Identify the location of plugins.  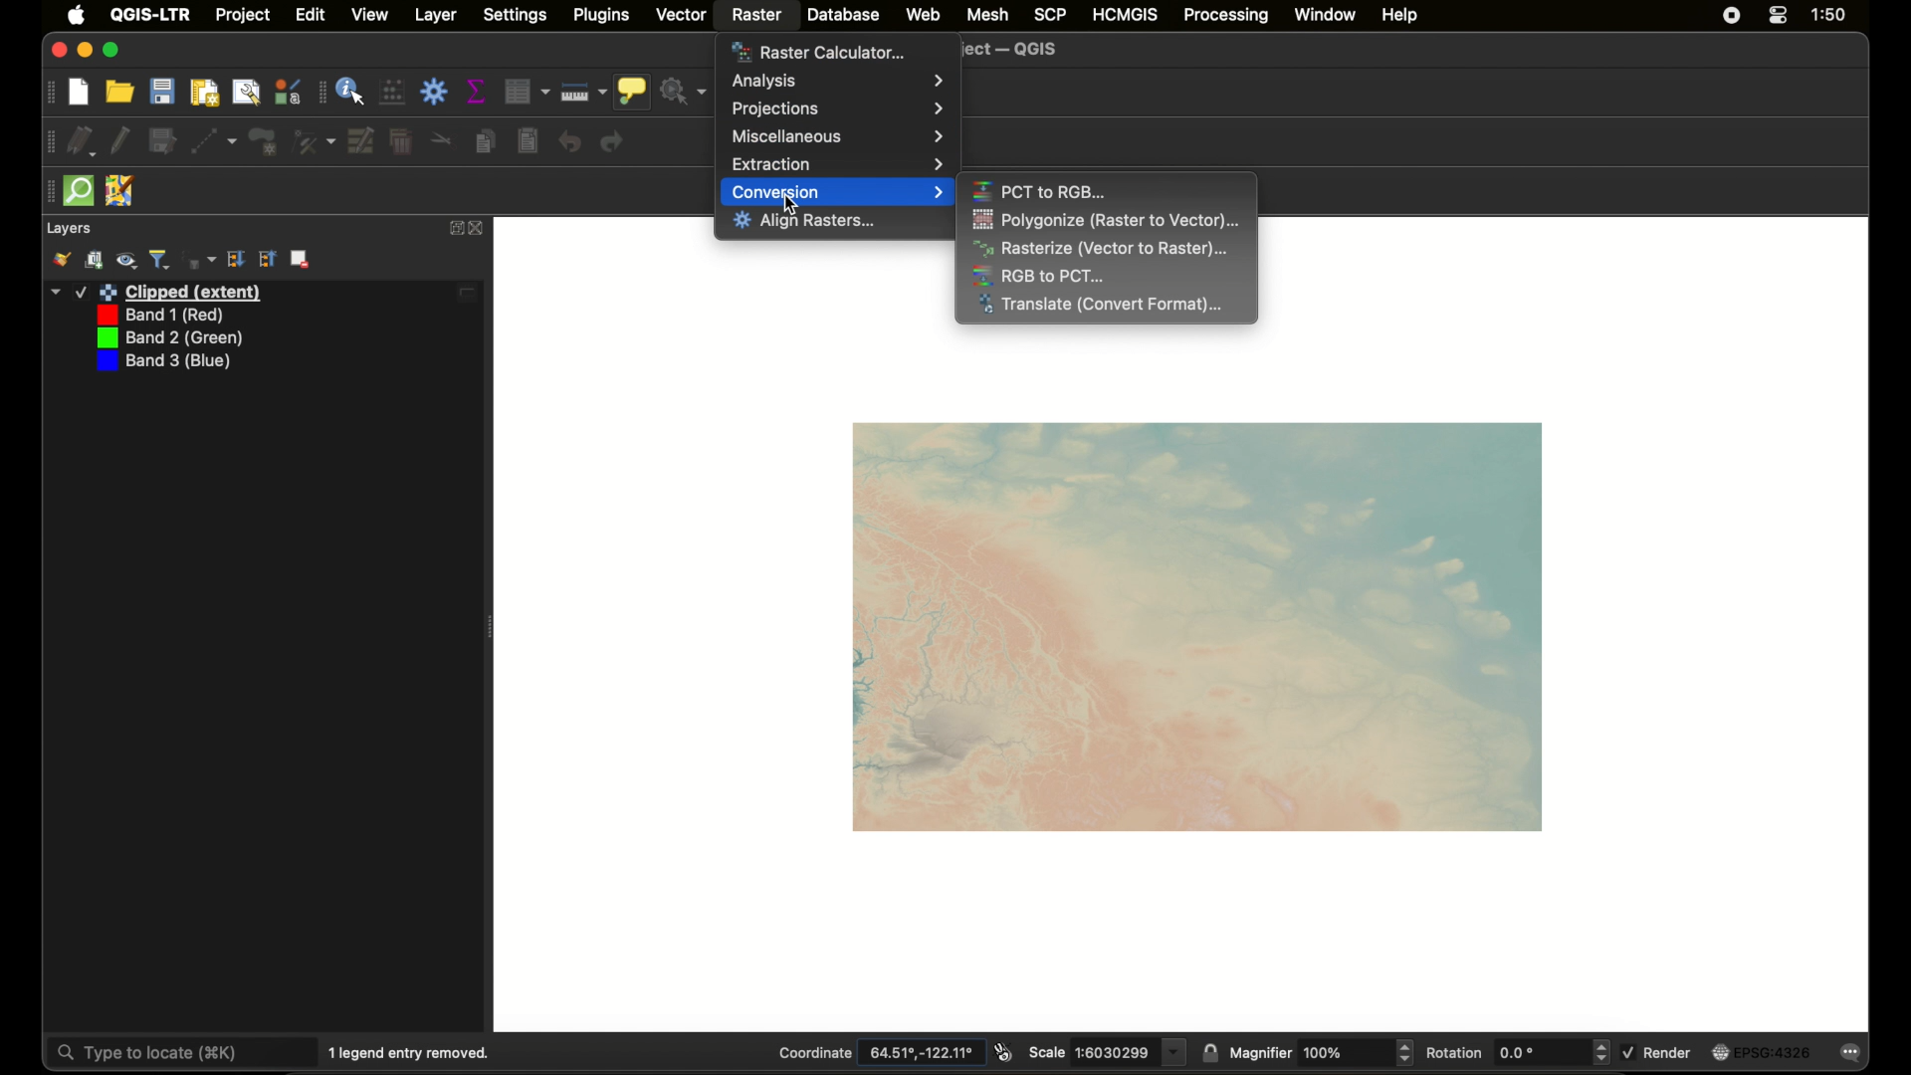
(602, 15).